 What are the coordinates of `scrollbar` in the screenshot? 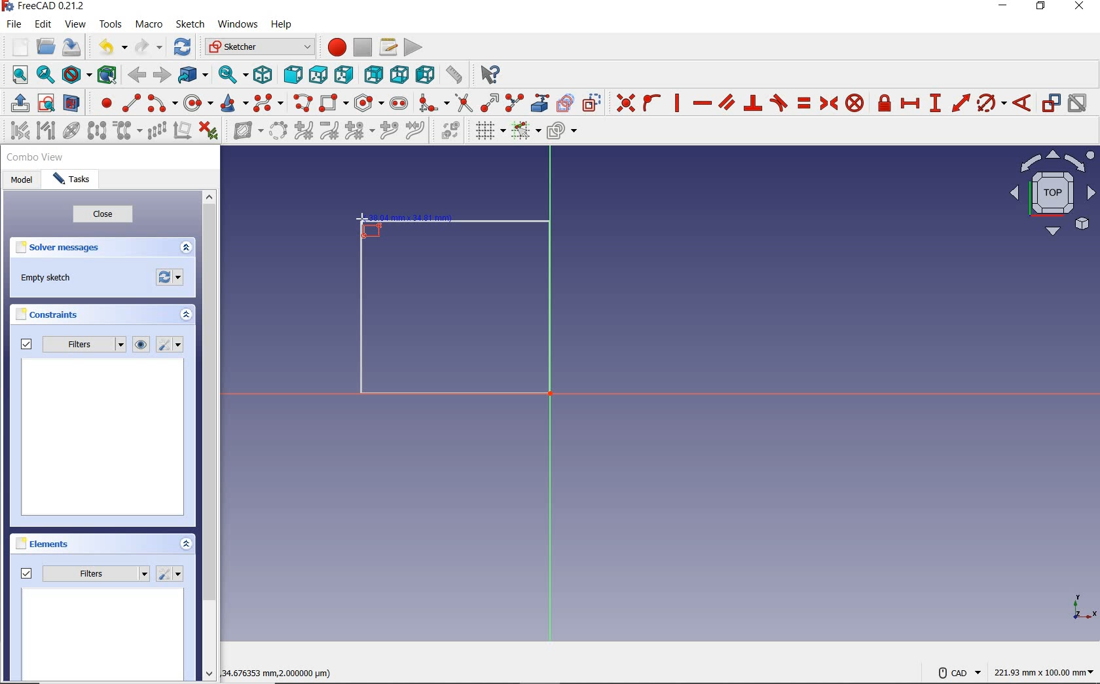 It's located at (211, 437).